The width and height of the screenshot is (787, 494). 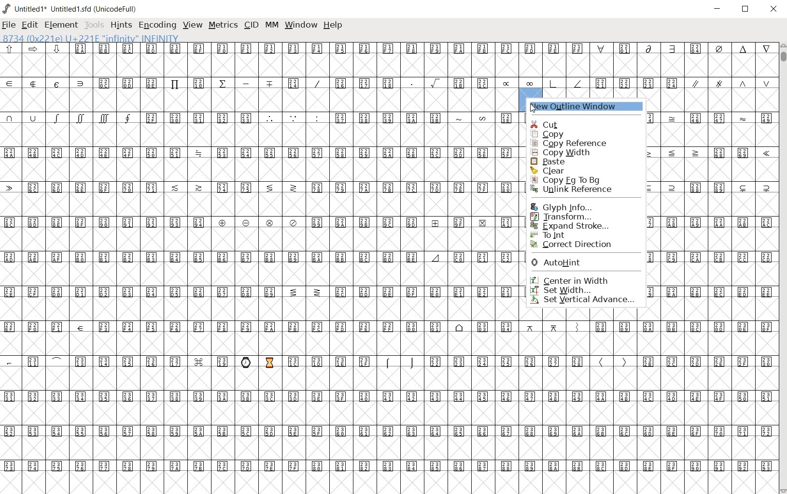 I want to click on empty glyph slots, so click(x=264, y=204).